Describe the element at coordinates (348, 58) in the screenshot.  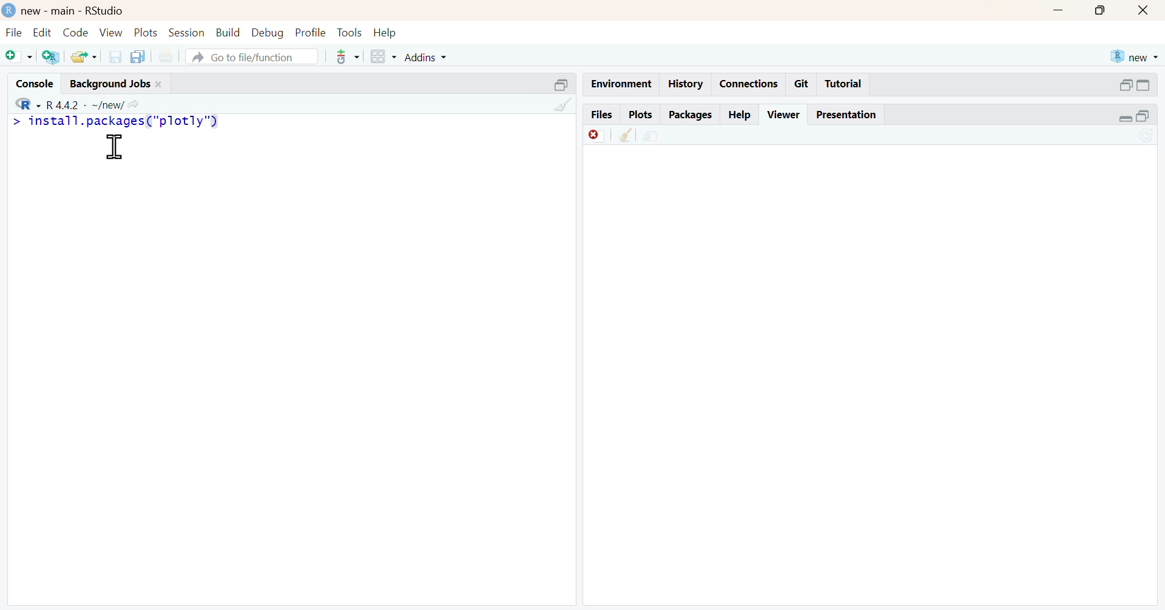
I see `git pane` at that location.